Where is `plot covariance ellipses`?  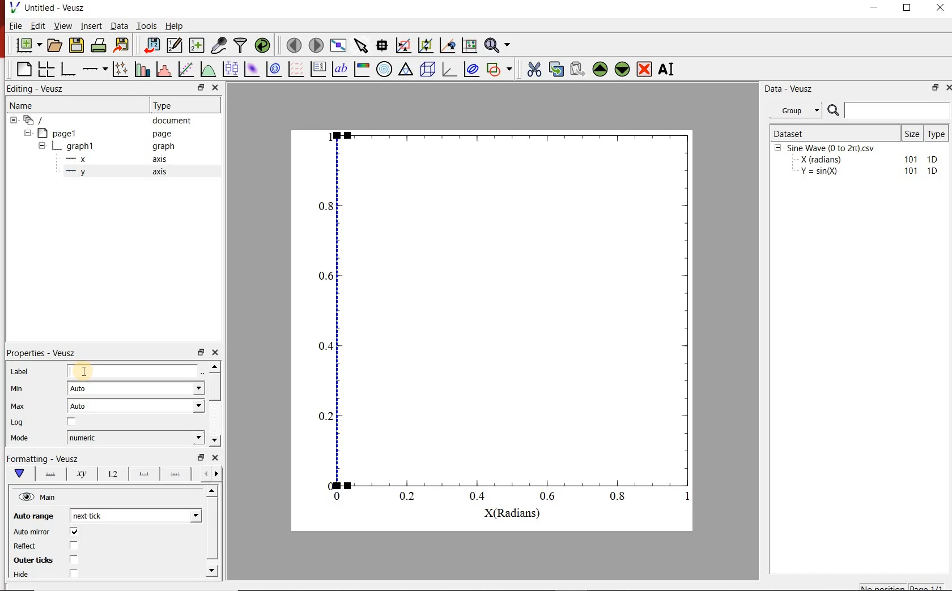
plot covariance ellipses is located at coordinates (471, 68).